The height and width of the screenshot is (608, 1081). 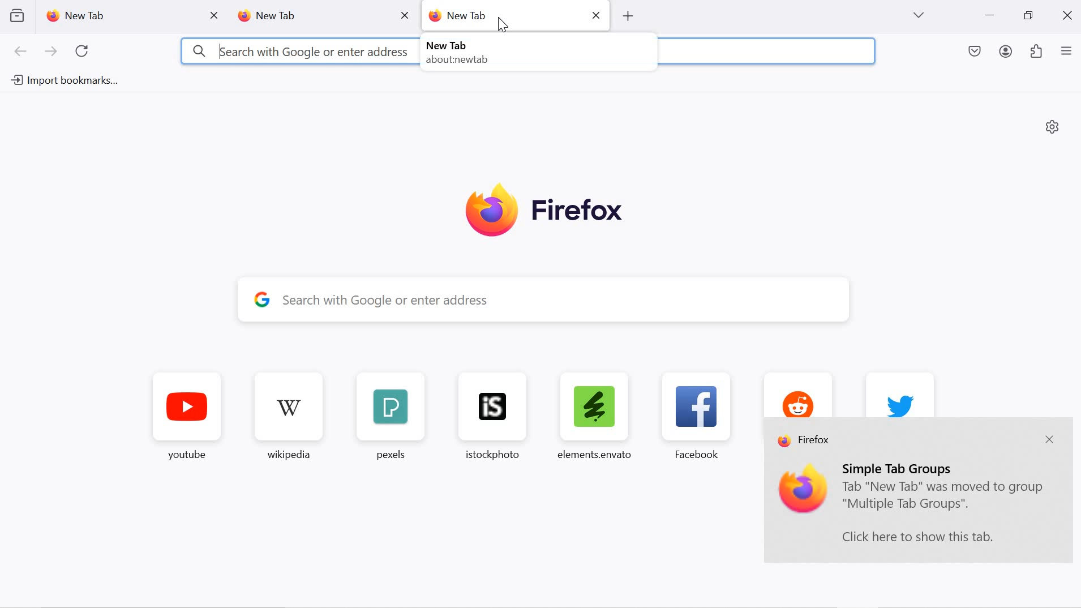 I want to click on new tab, so click(x=307, y=16).